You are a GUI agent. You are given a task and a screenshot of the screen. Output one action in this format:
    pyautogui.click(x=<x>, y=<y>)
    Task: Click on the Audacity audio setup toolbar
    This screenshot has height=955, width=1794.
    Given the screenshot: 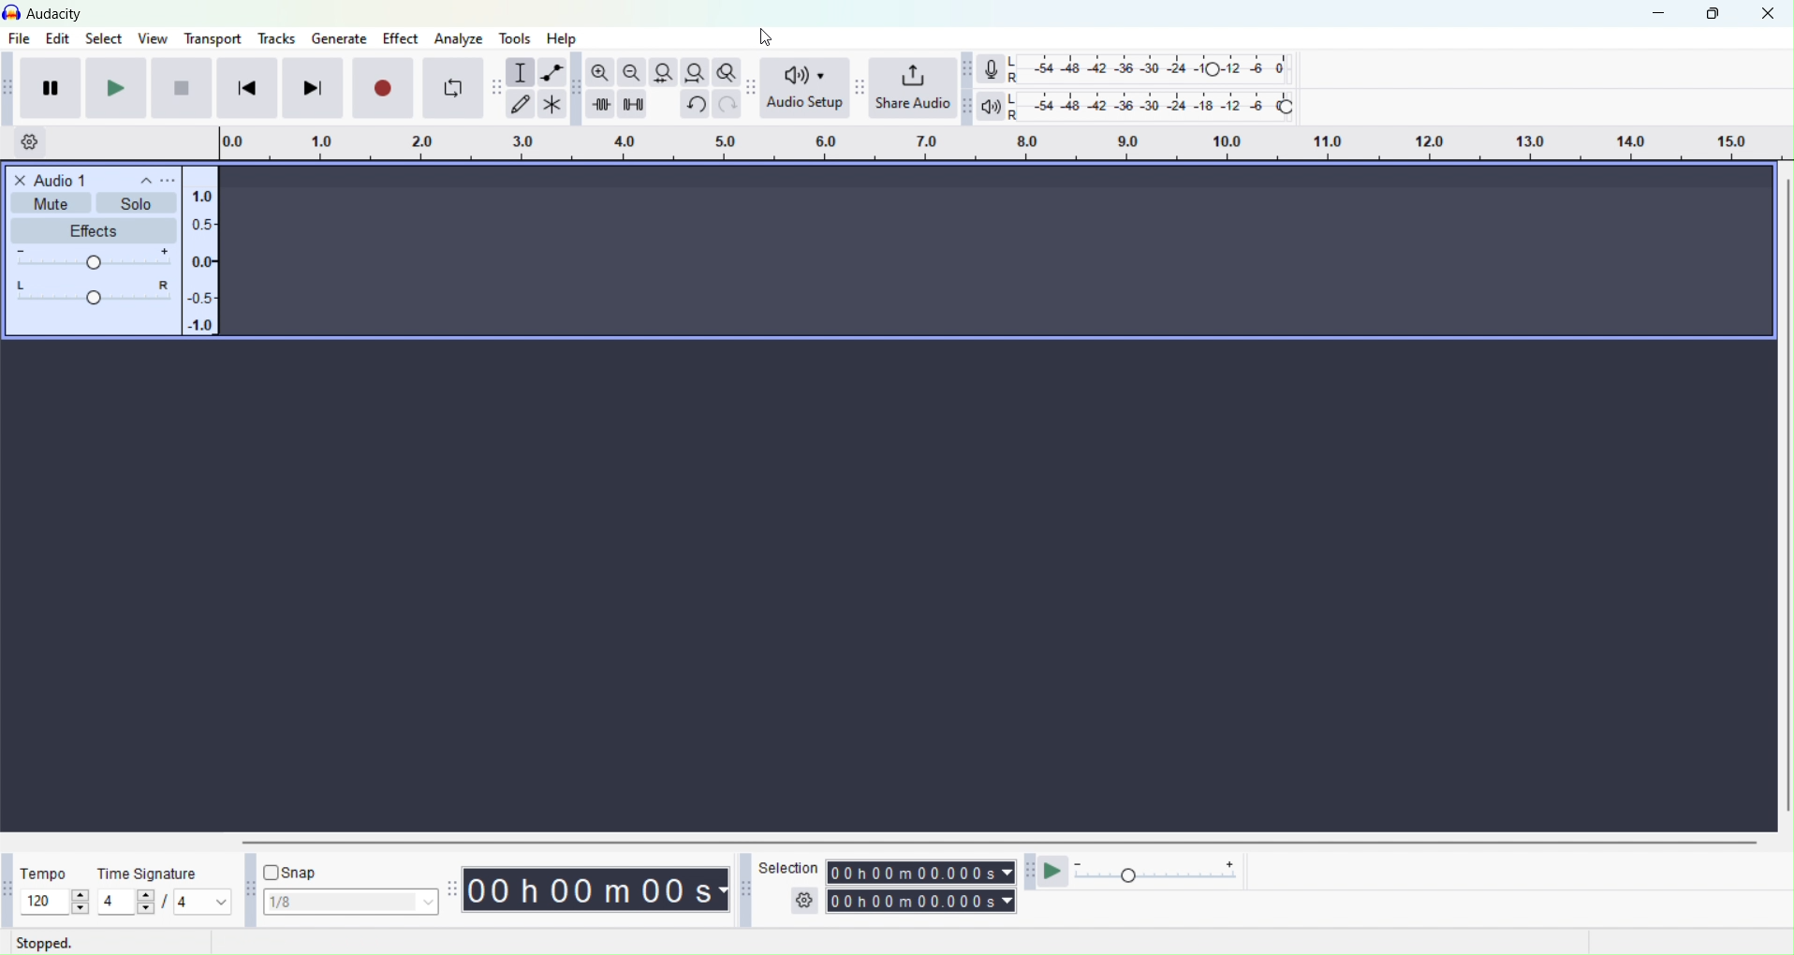 What is the action you would take?
    pyautogui.click(x=753, y=88)
    